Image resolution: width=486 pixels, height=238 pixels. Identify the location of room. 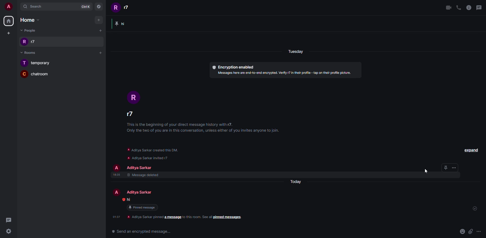
(36, 75).